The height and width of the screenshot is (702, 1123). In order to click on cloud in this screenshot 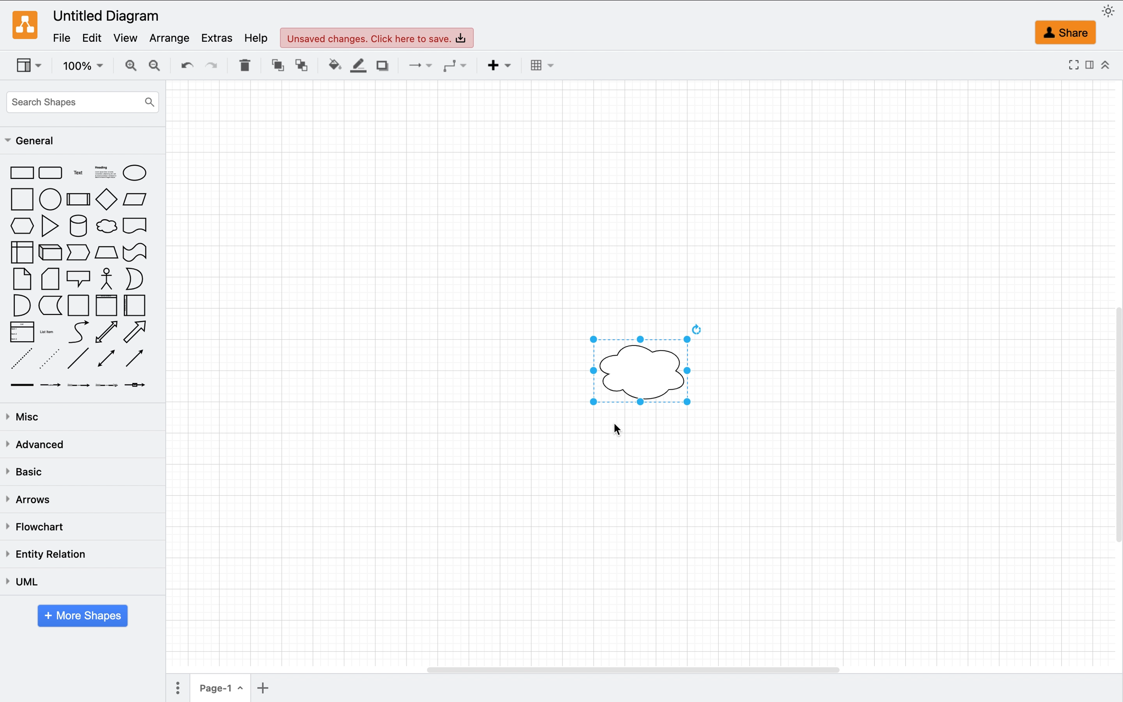, I will do `click(106, 227)`.